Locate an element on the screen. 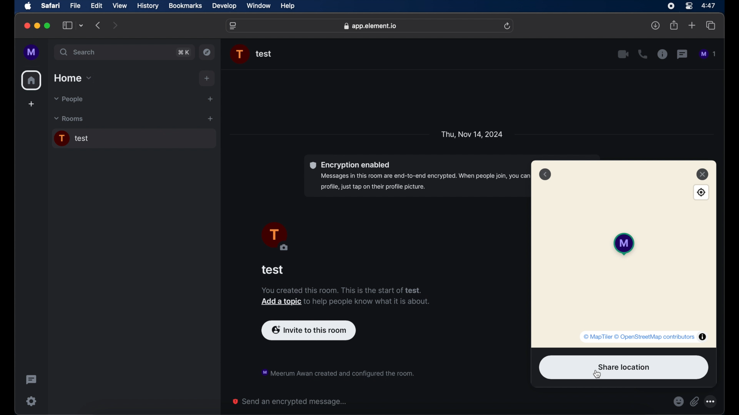  file is located at coordinates (76, 5).